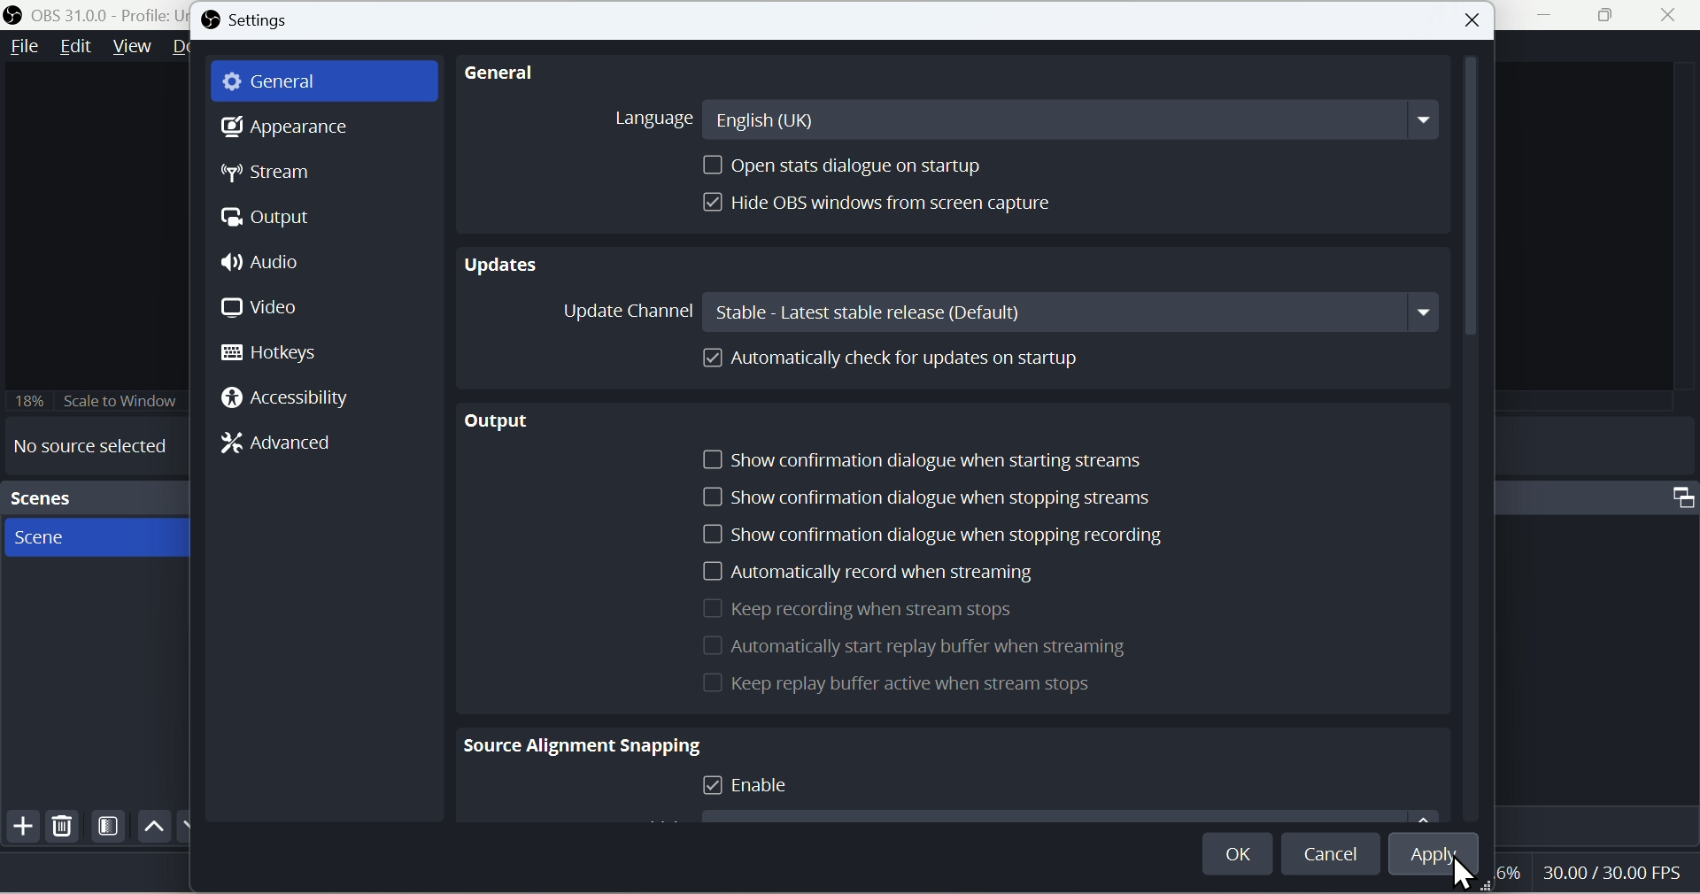  I want to click on Video, so click(272, 309).